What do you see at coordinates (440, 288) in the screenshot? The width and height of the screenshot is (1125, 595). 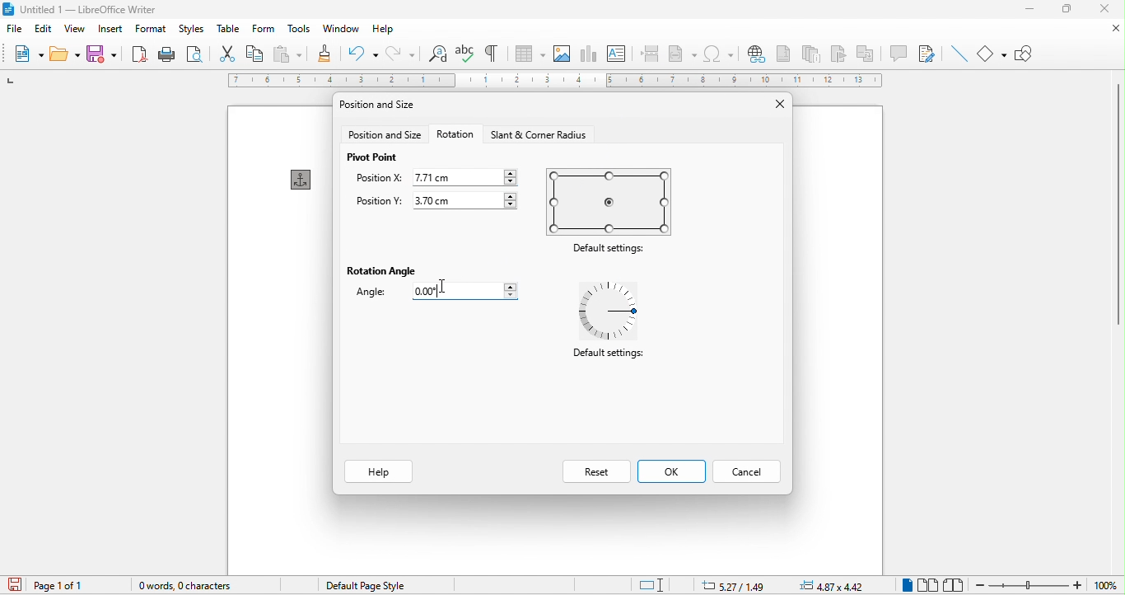 I see `Cursor` at bounding box center [440, 288].